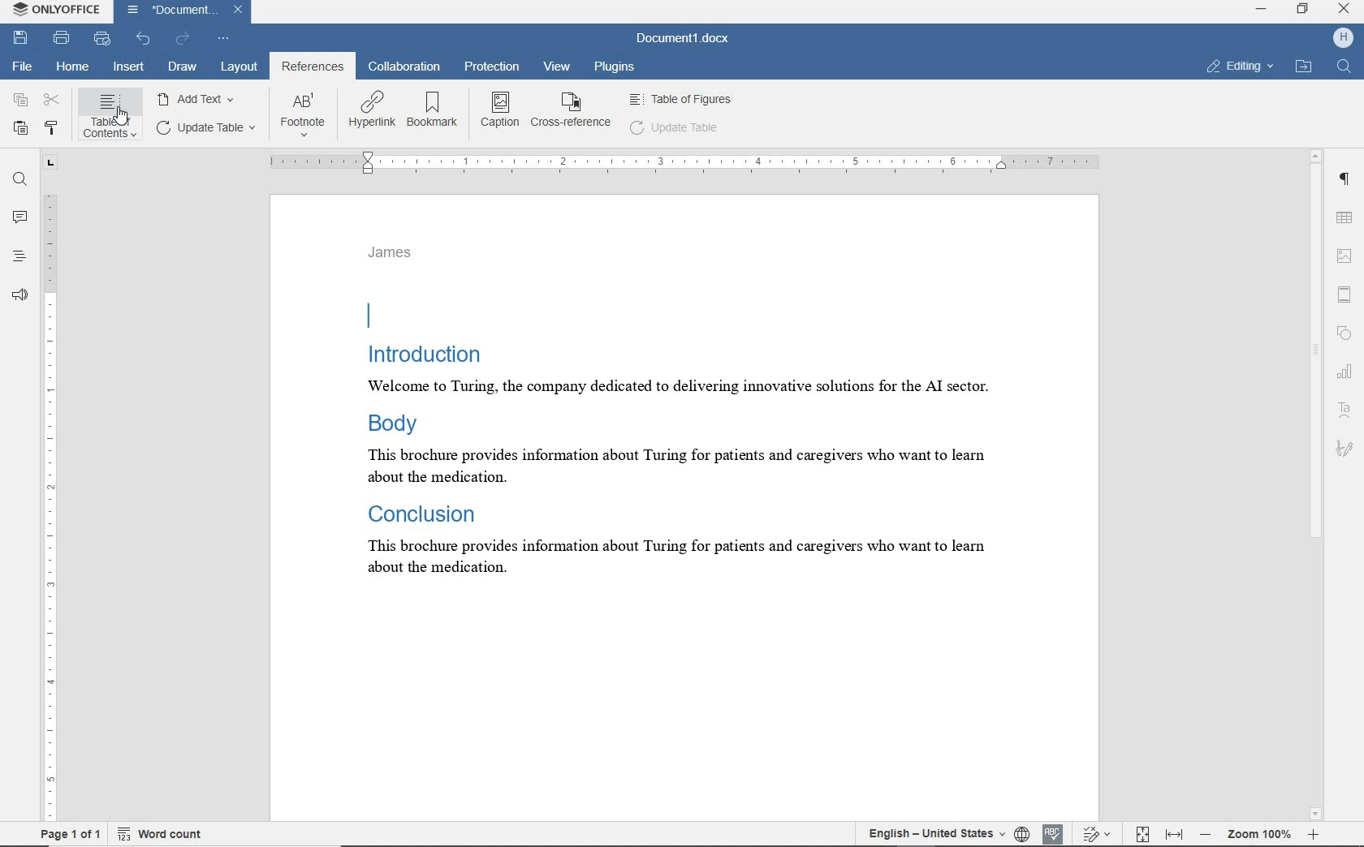  Describe the element at coordinates (432, 110) in the screenshot. I see `bookmark` at that location.